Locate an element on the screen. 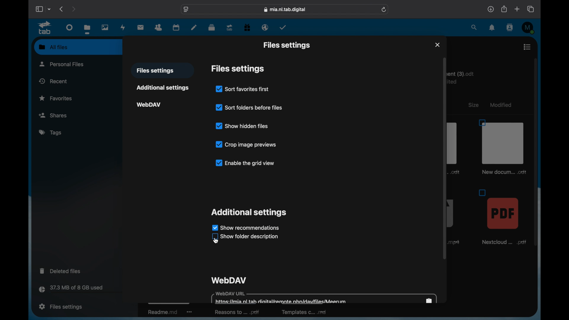  free trial is located at coordinates (247, 27).